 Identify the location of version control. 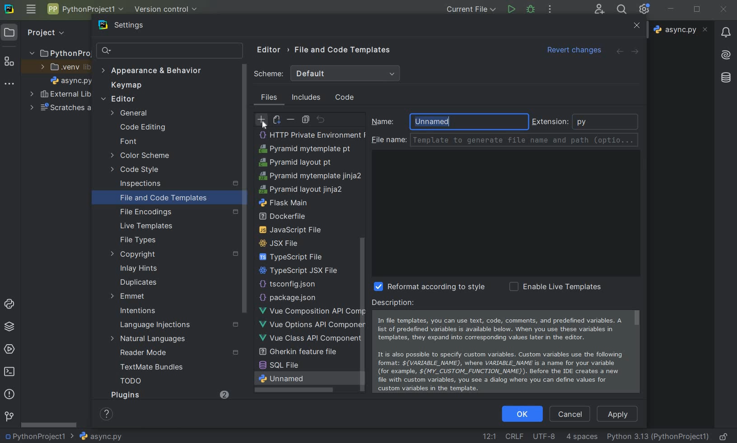
(166, 9).